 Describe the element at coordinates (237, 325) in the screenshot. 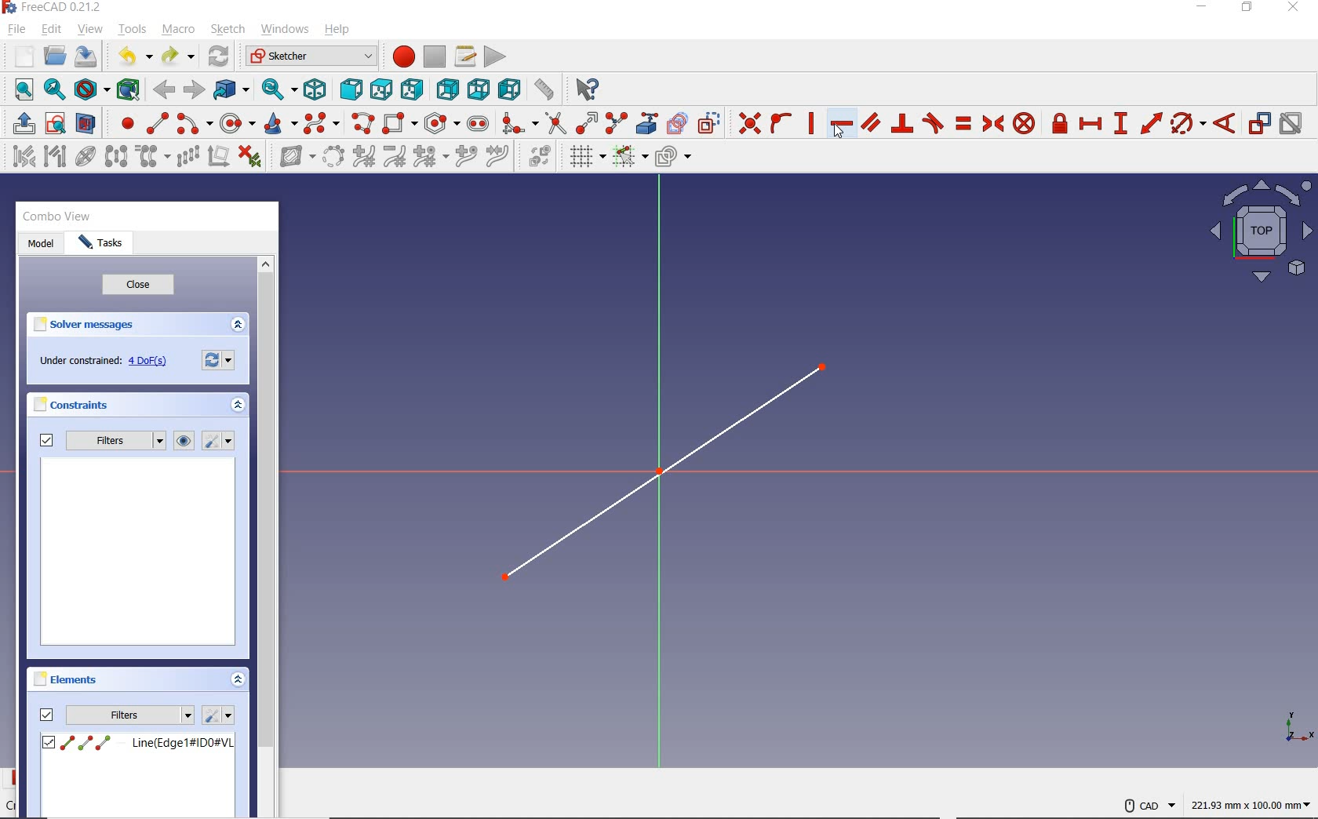

I see `COLLAPSE` at that location.